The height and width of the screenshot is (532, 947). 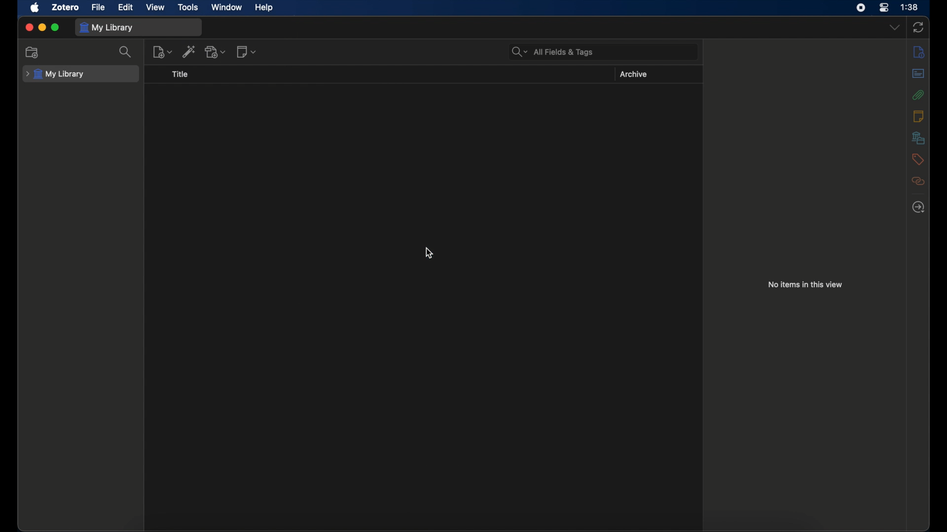 What do you see at coordinates (918, 207) in the screenshot?
I see `locate` at bounding box center [918, 207].